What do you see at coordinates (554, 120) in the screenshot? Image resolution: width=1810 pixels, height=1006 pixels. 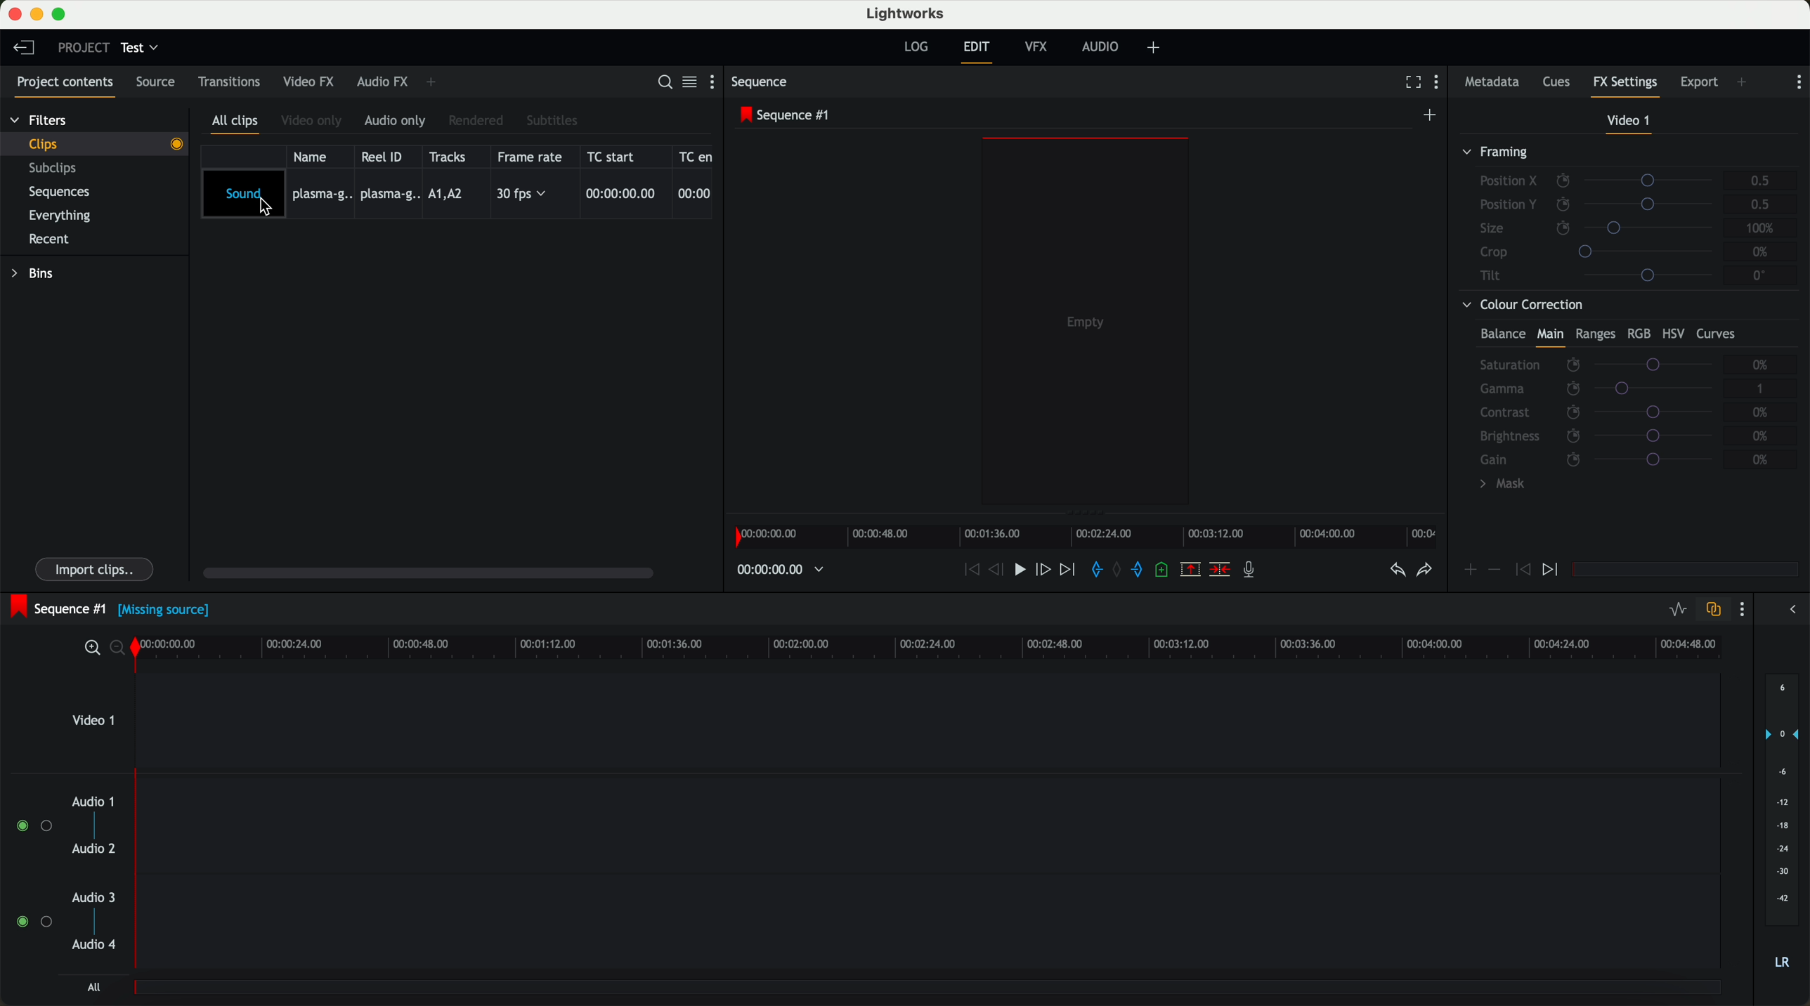 I see `subtitles` at bounding box center [554, 120].